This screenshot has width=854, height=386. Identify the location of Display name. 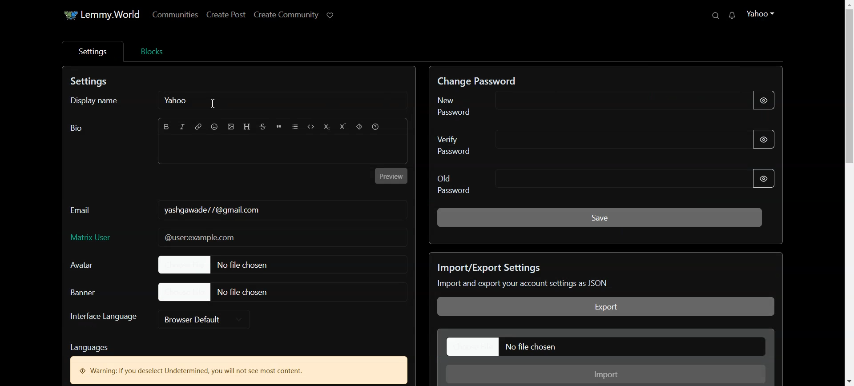
(99, 102).